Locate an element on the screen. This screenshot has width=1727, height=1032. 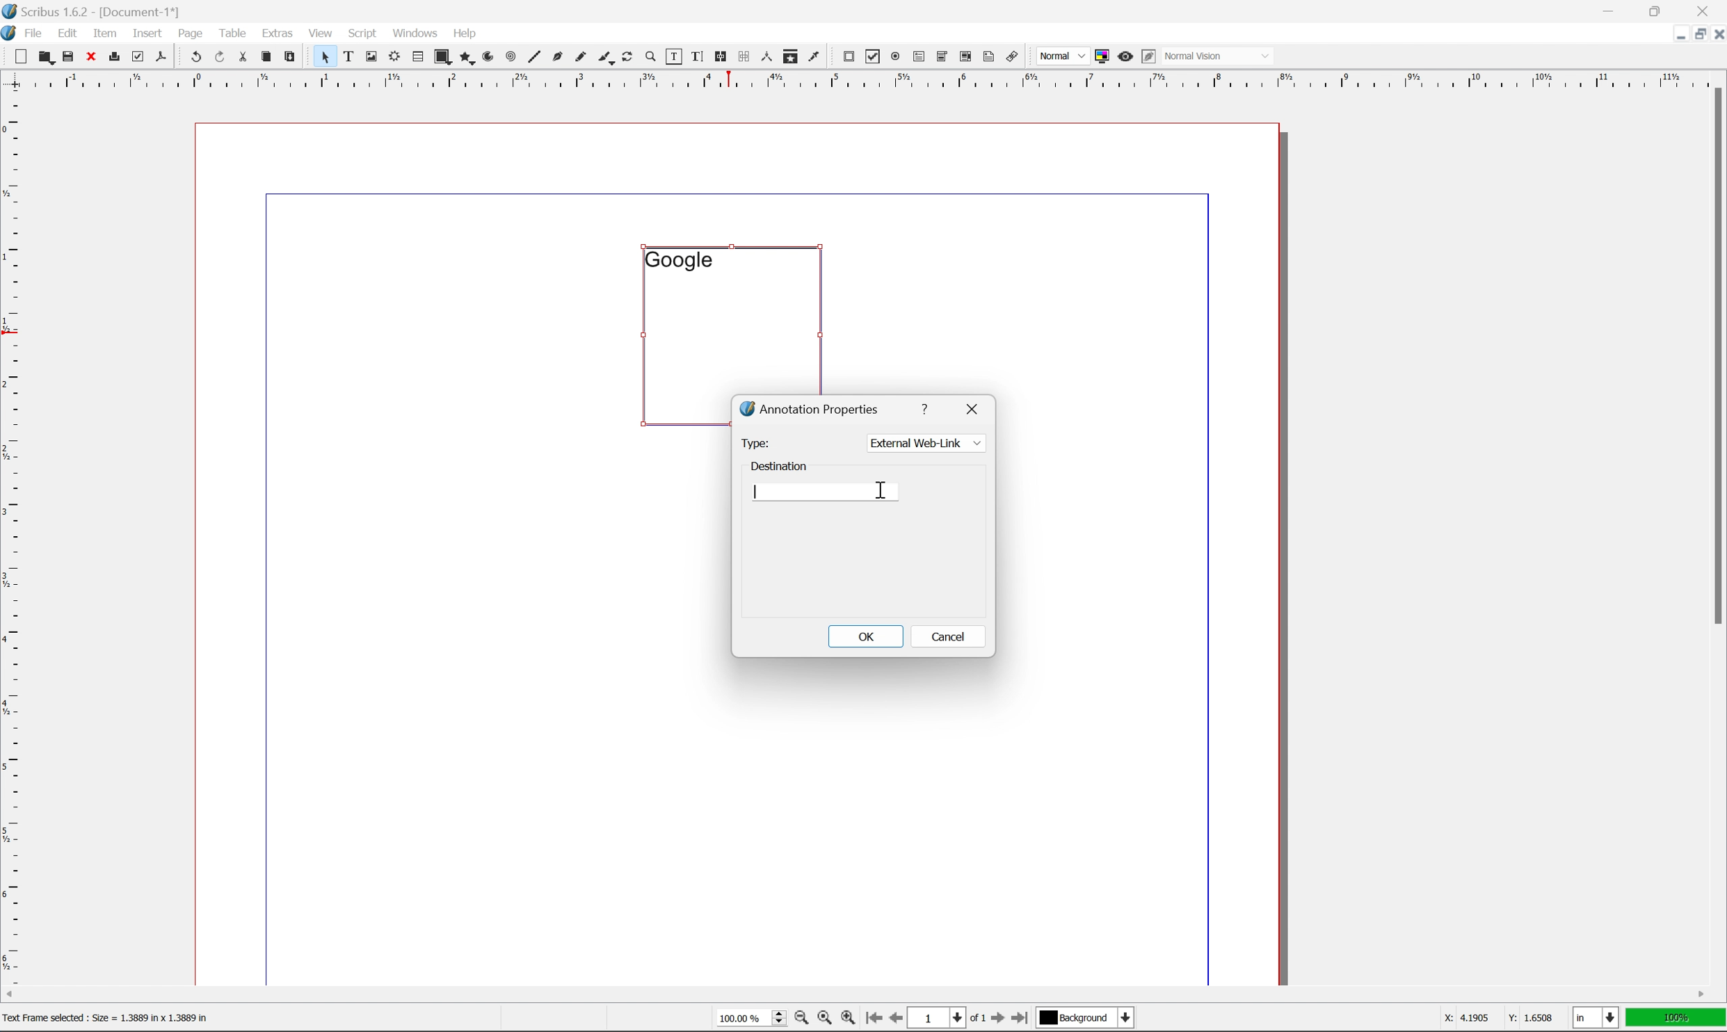
edit text with story editor is located at coordinates (694, 56).